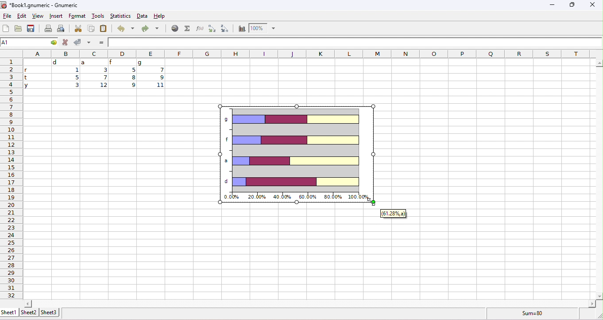  I want to click on edit, so click(23, 16).